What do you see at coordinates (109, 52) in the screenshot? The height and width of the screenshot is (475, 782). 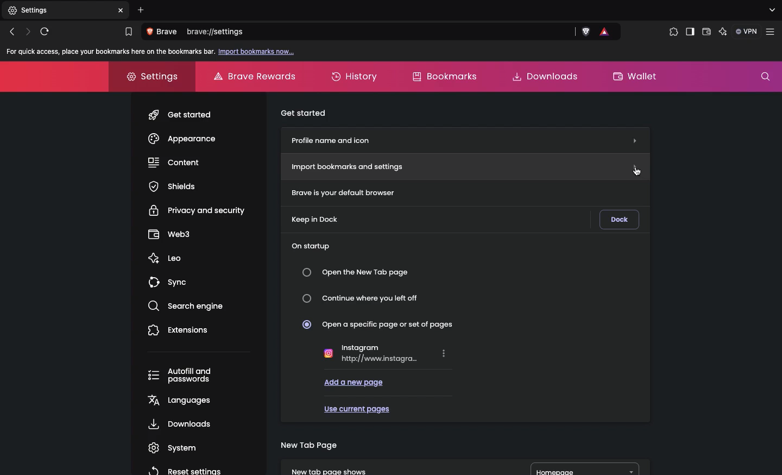 I see `For quick access, place your bookmarks here on the bookmarks bar.` at bounding box center [109, 52].